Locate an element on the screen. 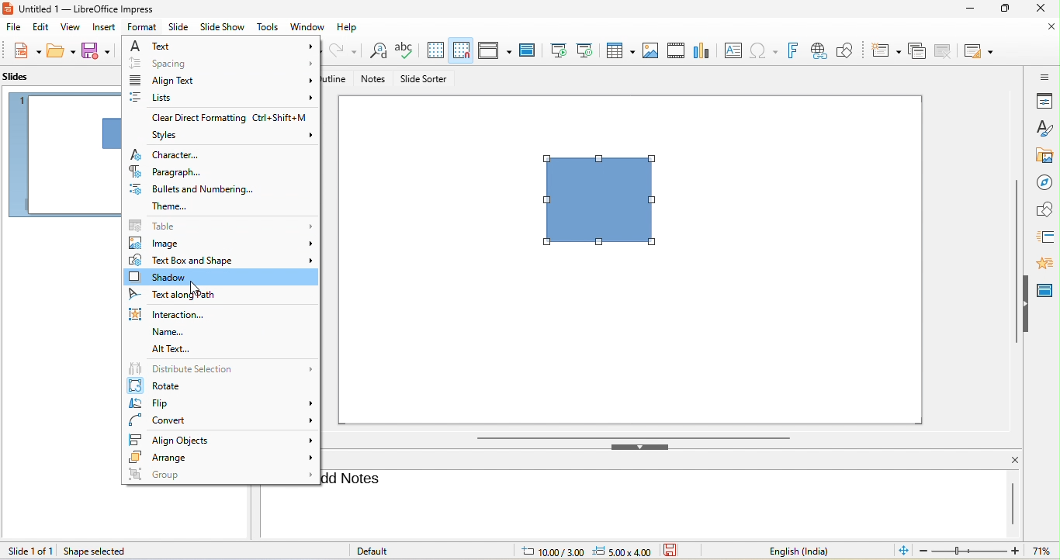 The height and width of the screenshot is (560, 1060). clear direct formatting is located at coordinates (228, 118).